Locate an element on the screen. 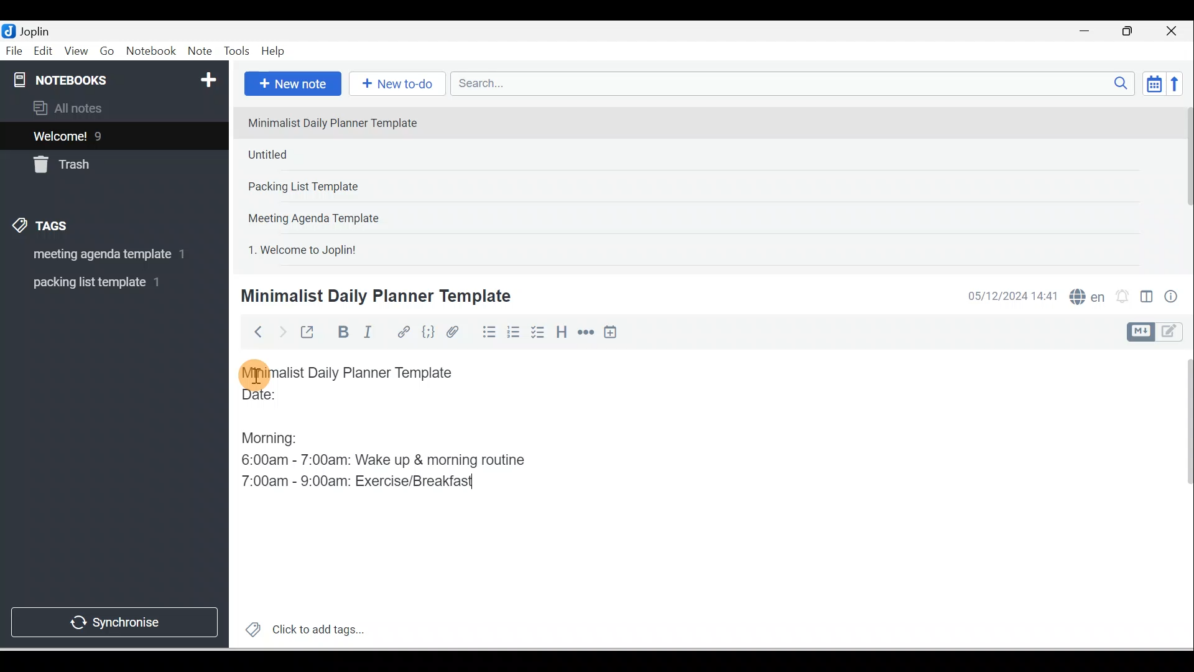 This screenshot has width=1194, height=672. Tag 2 is located at coordinates (105, 282).